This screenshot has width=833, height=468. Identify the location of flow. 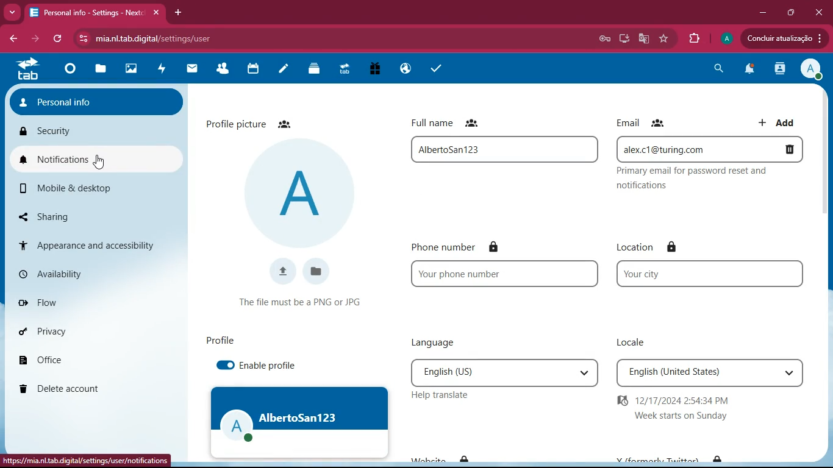
(62, 302).